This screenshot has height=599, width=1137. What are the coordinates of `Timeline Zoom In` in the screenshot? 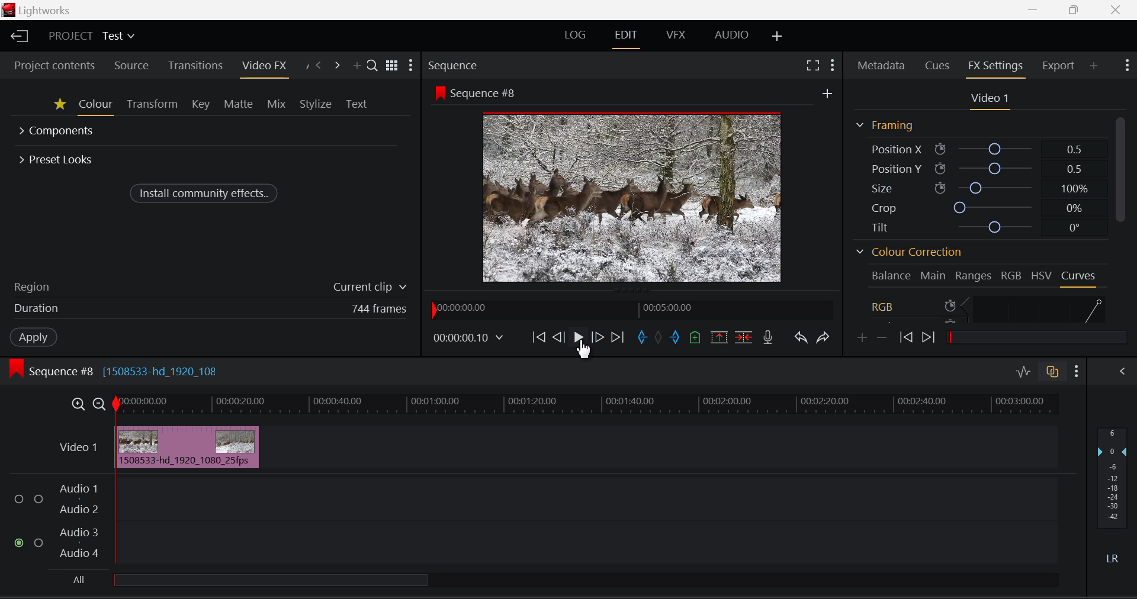 It's located at (78, 405).